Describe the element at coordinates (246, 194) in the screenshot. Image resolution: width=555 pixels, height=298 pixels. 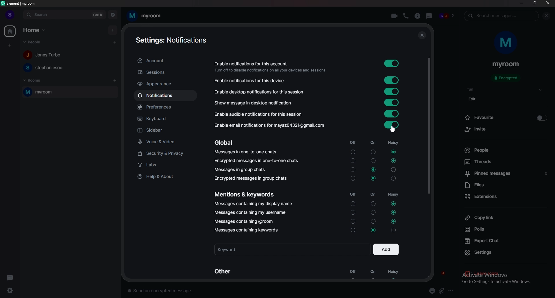
I see `mentions and keywords` at that location.